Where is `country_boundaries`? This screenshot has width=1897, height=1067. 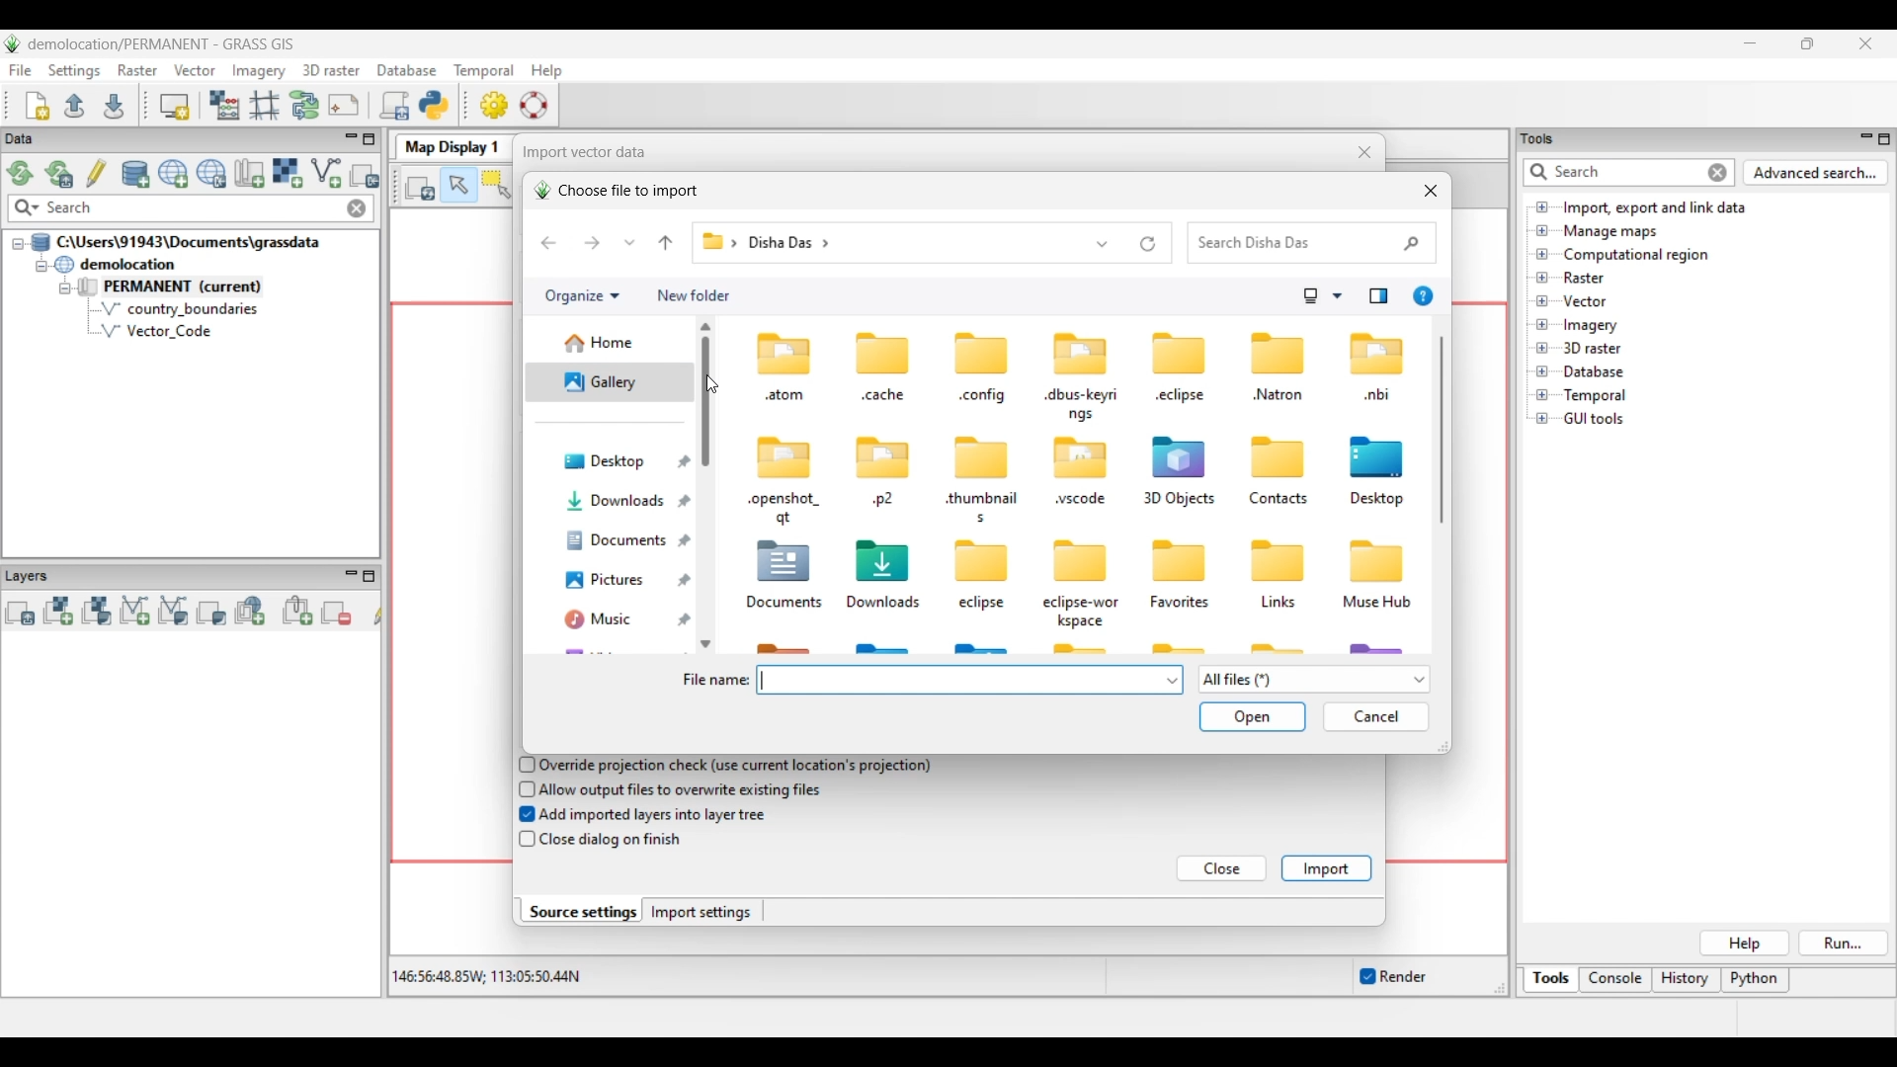 country_boundaries is located at coordinates (180, 308).